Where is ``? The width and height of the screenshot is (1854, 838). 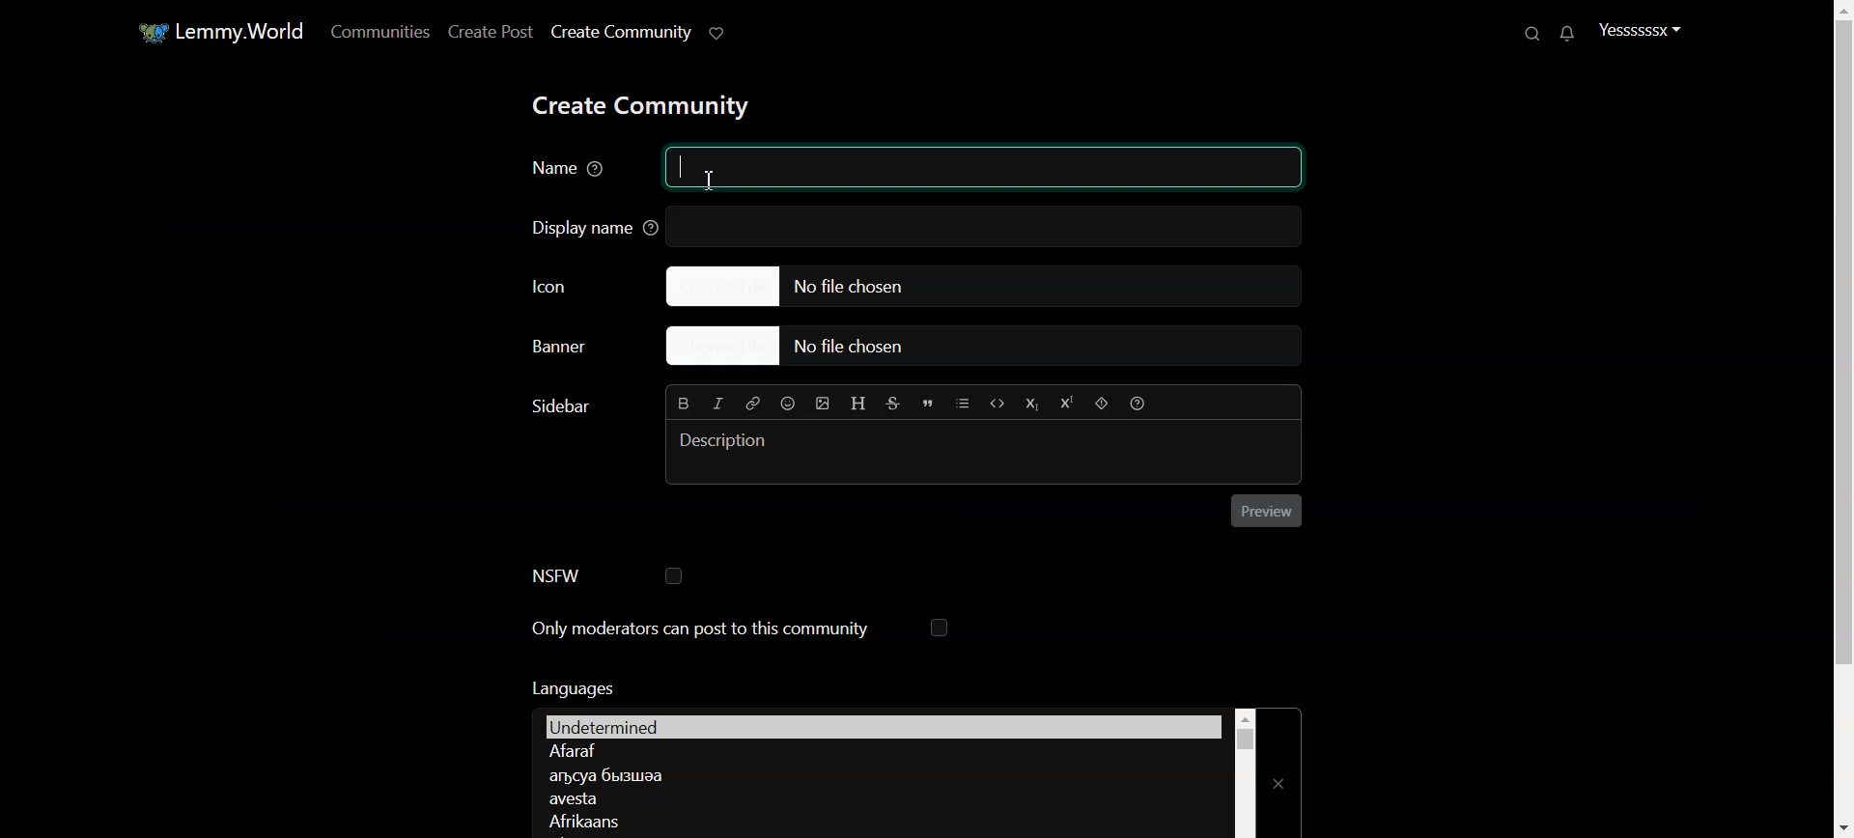
 is located at coordinates (643, 107).